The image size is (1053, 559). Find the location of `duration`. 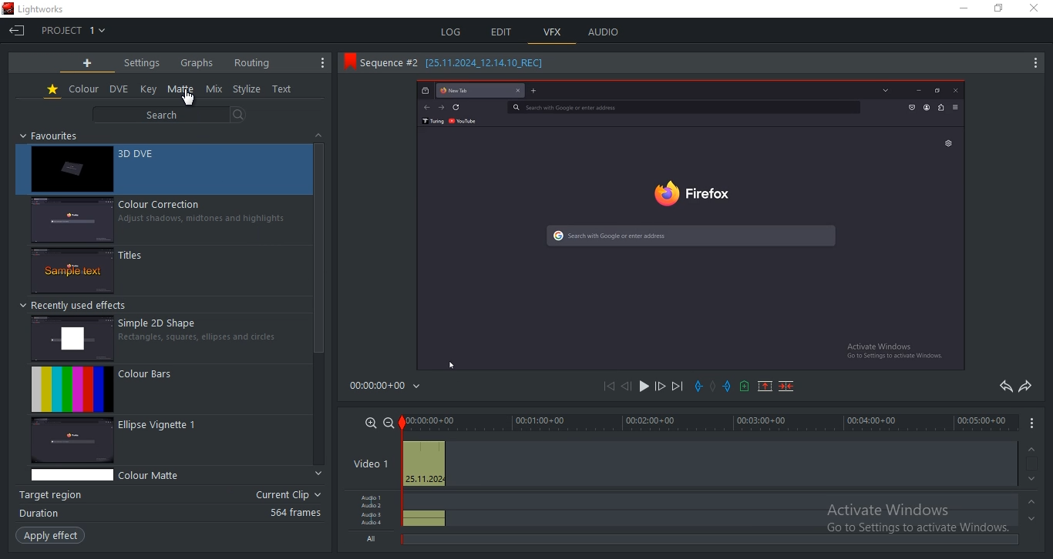

duration is located at coordinates (170, 513).